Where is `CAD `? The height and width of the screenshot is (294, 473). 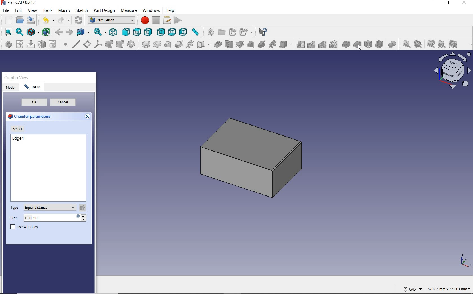
CAD  is located at coordinates (412, 289).